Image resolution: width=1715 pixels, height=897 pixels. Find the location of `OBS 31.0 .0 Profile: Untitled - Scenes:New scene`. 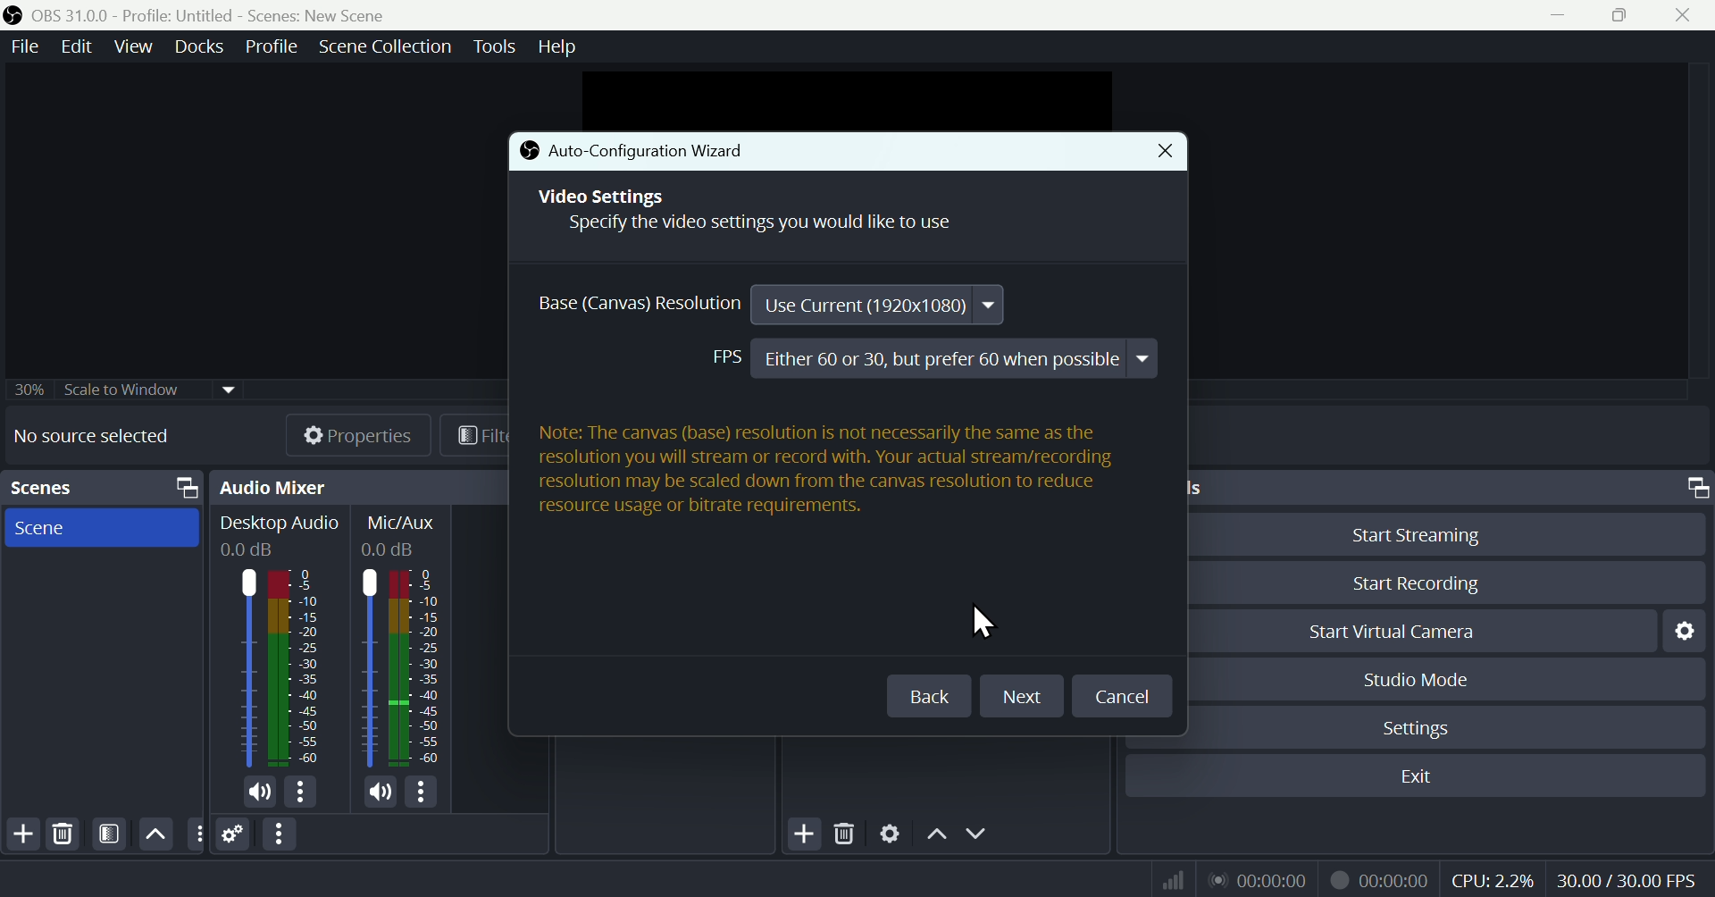

OBS 31.0 .0 Profile: Untitled - Scenes:New scene is located at coordinates (213, 15).